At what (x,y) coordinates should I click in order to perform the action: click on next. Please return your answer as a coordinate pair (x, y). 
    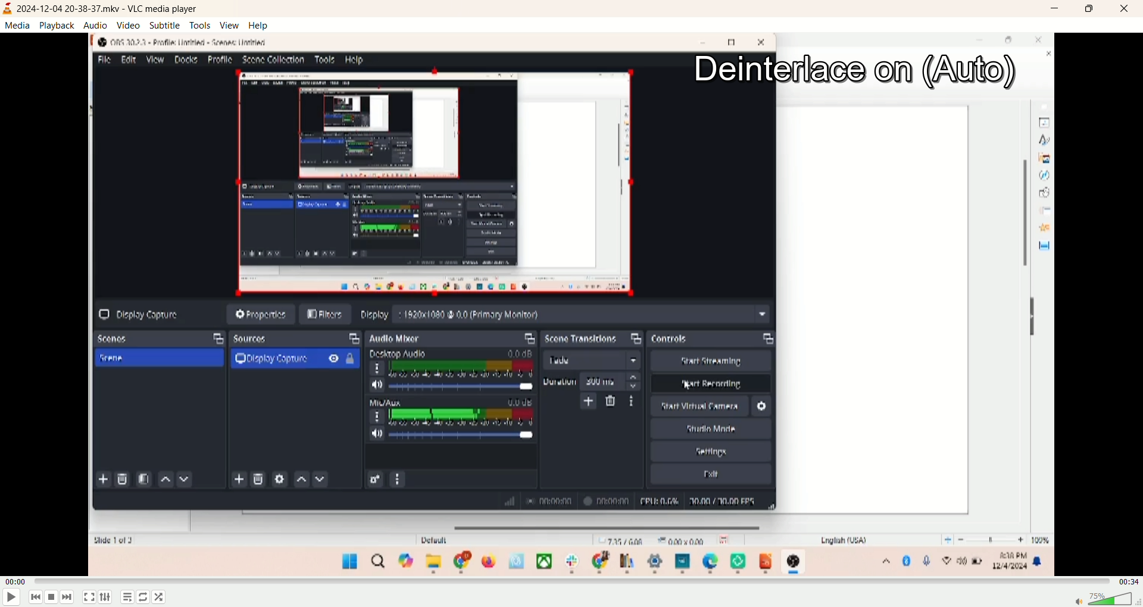
    Looking at the image, I should click on (70, 598).